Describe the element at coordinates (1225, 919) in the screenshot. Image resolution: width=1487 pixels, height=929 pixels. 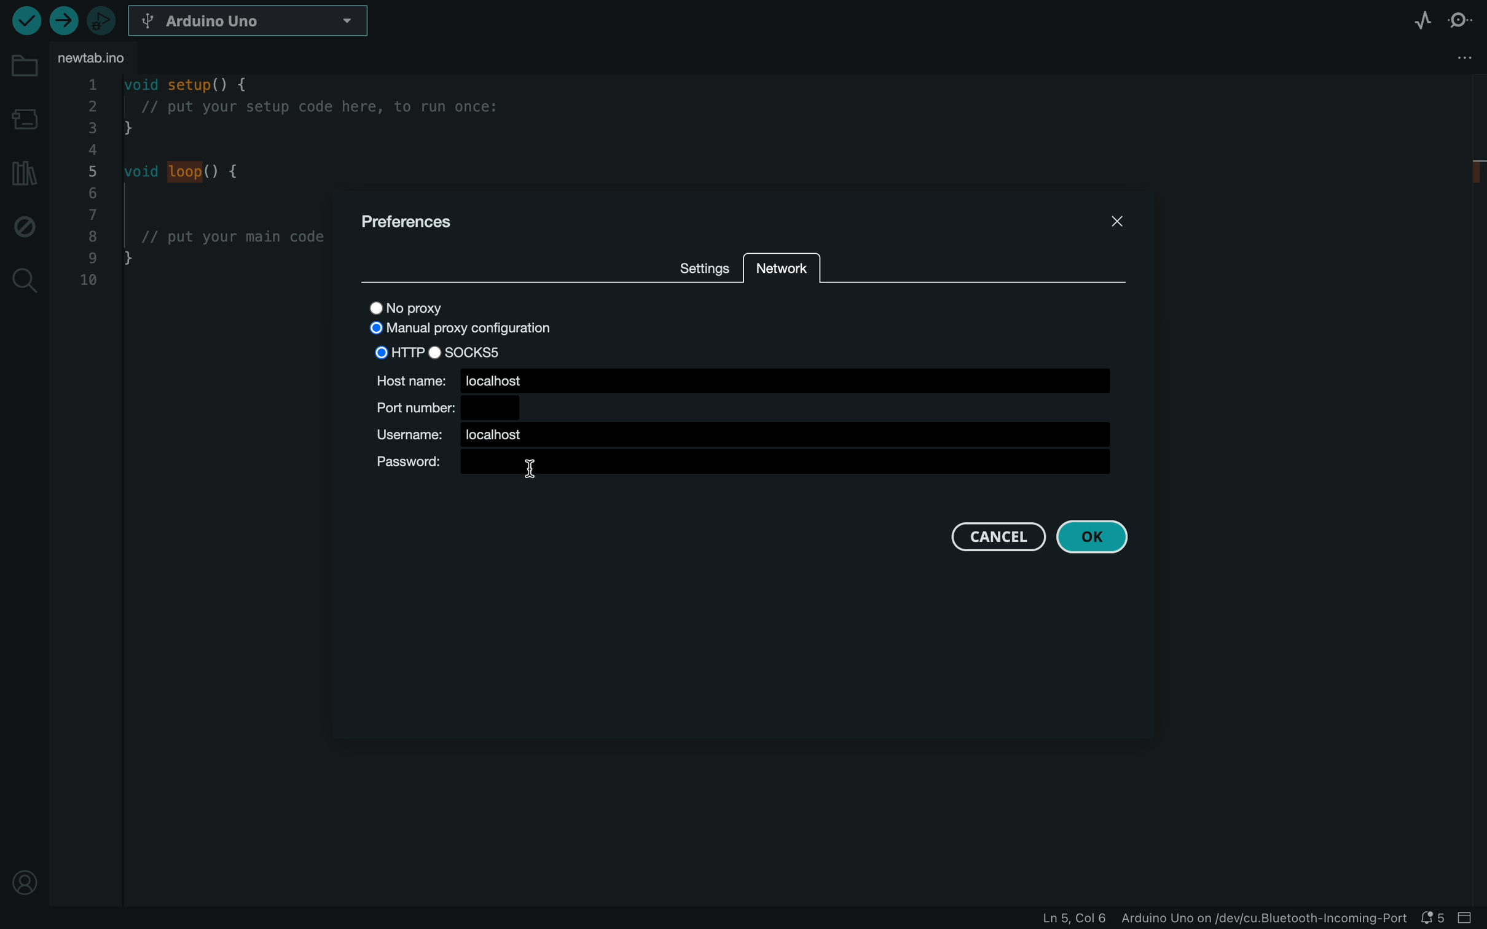
I see `file information` at that location.